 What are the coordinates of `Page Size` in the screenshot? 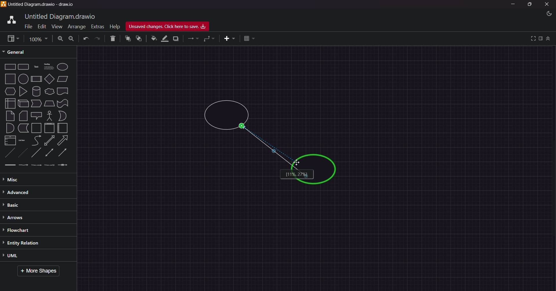 It's located at (37, 38).